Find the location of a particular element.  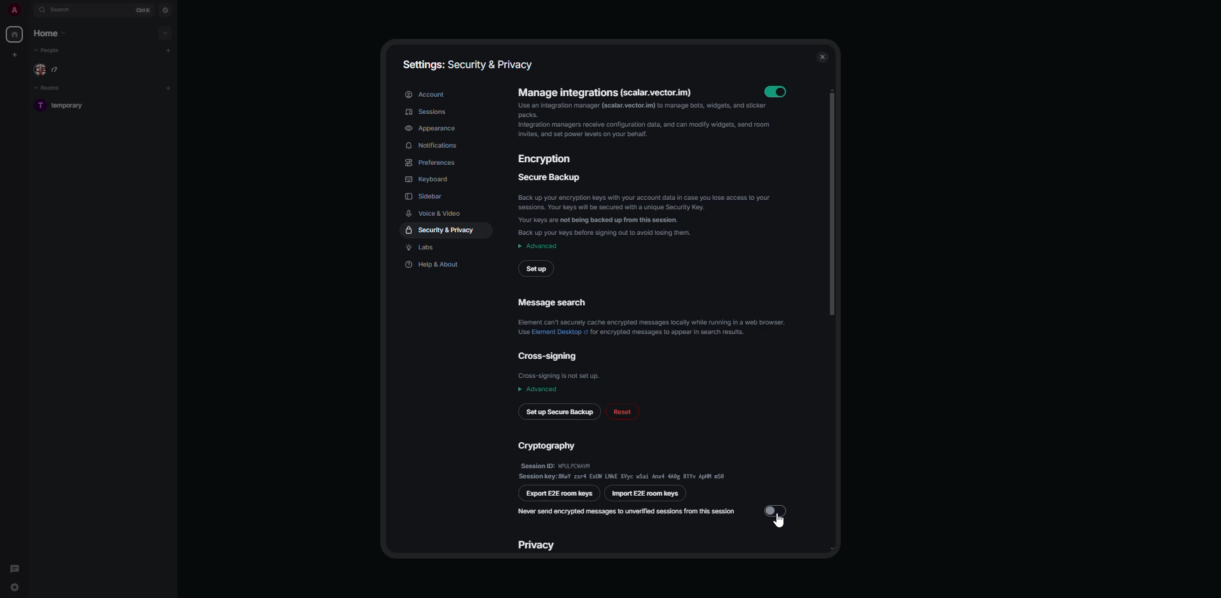

preferences is located at coordinates (438, 163).